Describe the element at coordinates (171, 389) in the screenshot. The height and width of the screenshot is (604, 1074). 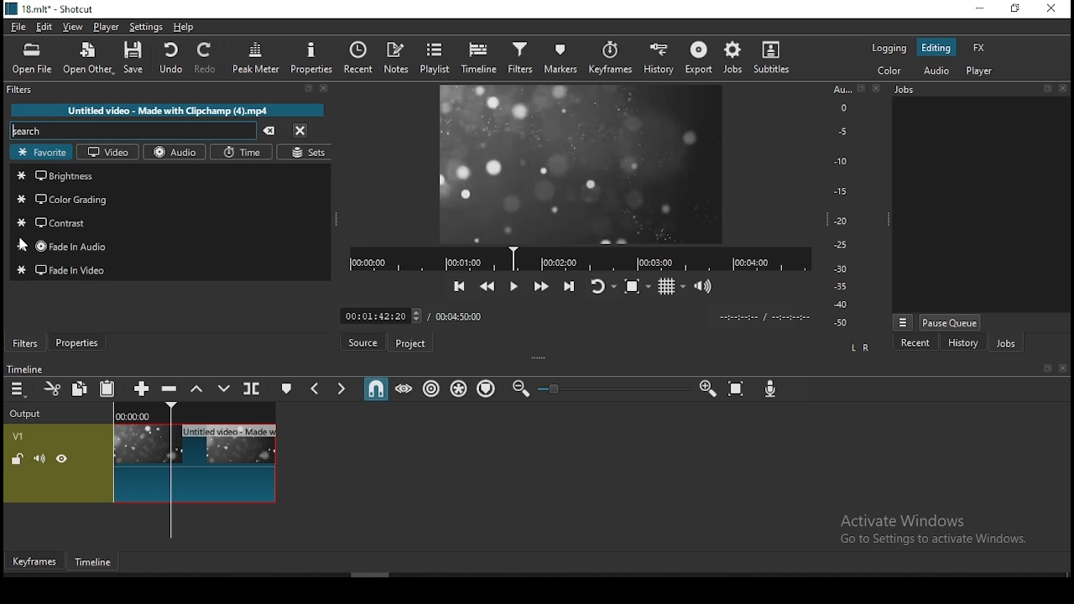
I see `ripple delete` at that location.